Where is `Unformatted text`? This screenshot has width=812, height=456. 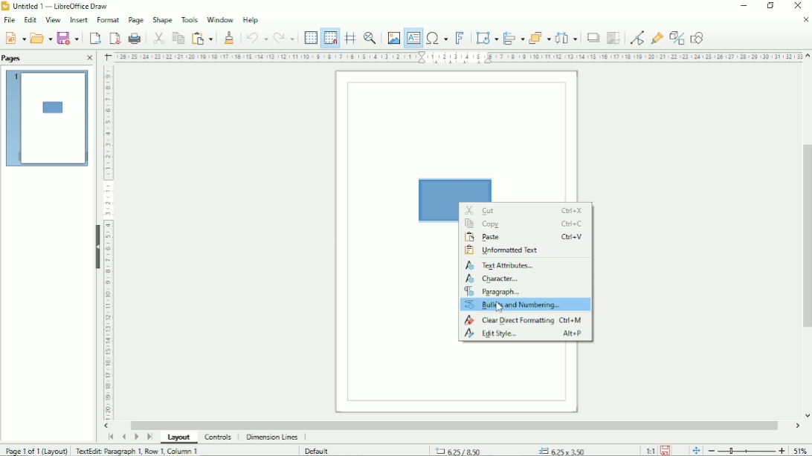 Unformatted text is located at coordinates (504, 252).